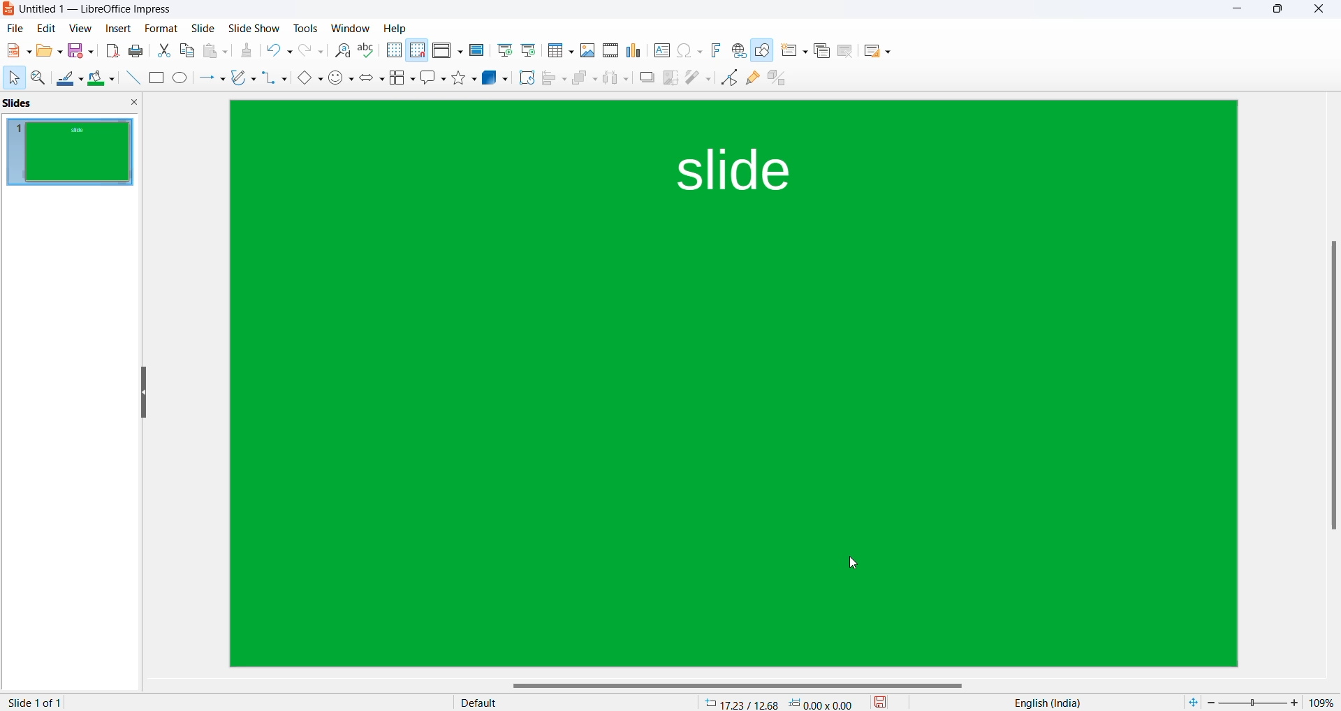 The width and height of the screenshot is (1341, 711). What do you see at coordinates (244, 79) in the screenshot?
I see `curve and polygons` at bounding box center [244, 79].